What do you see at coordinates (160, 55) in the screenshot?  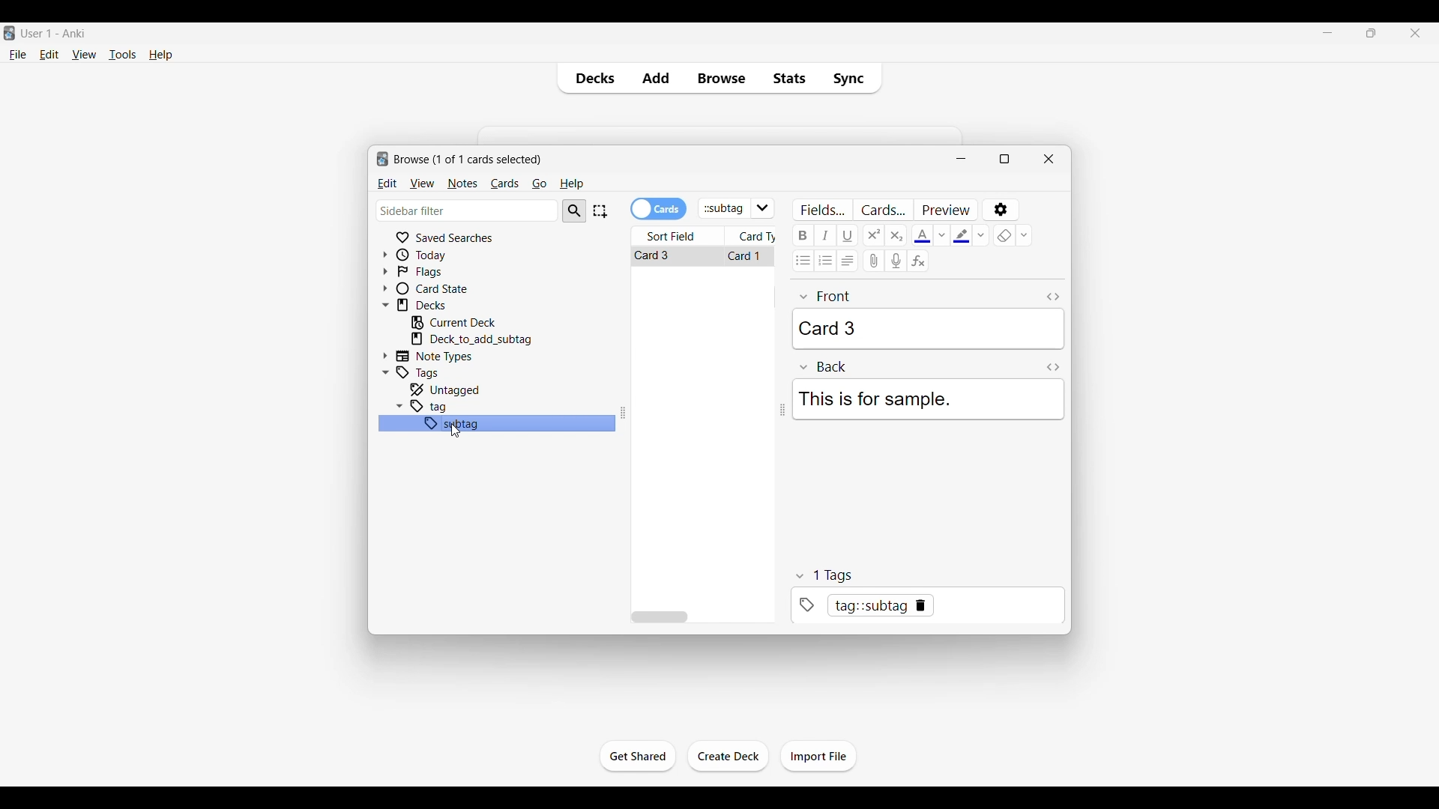 I see `Help menu` at bounding box center [160, 55].